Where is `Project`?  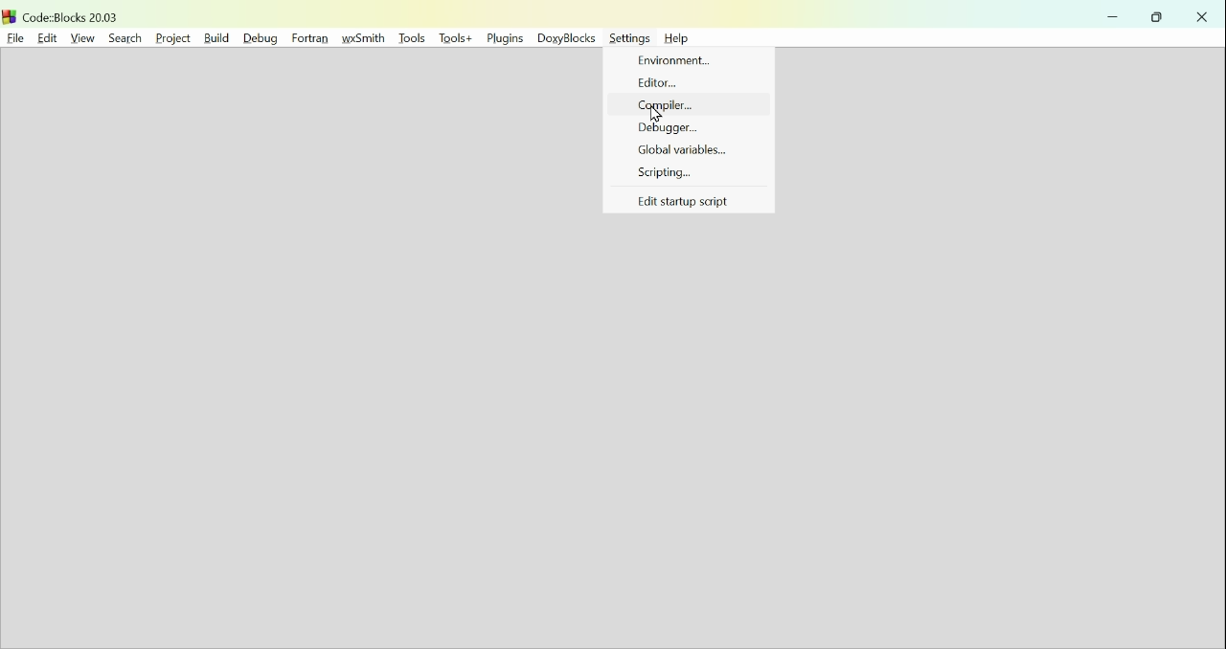 Project is located at coordinates (171, 37).